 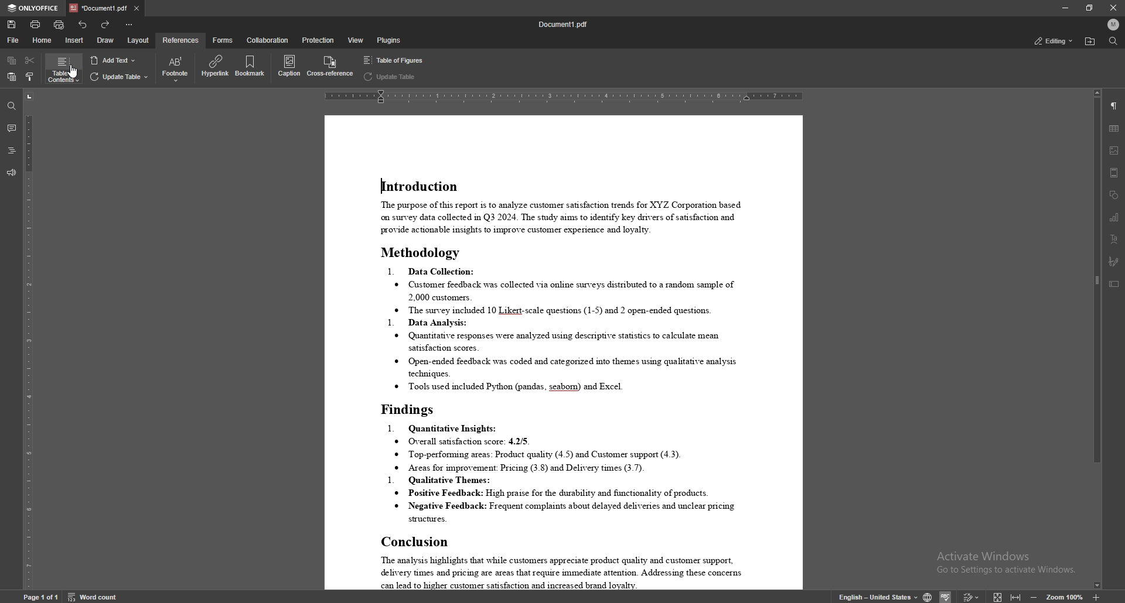 I want to click on caption, so click(x=288, y=66).